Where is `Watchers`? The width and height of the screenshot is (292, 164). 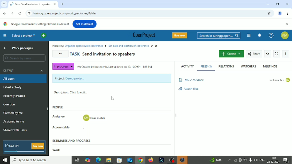
Watchers is located at coordinates (248, 67).